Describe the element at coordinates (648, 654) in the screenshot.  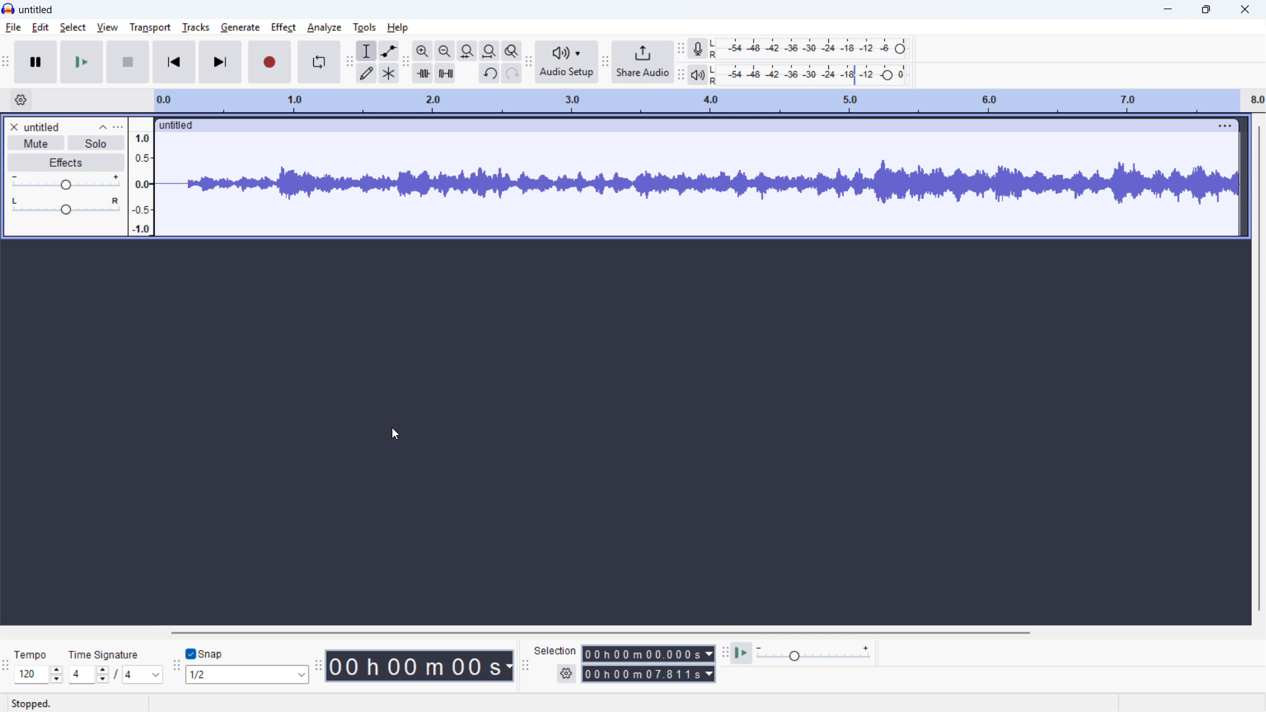
I see `Selection start time` at that location.